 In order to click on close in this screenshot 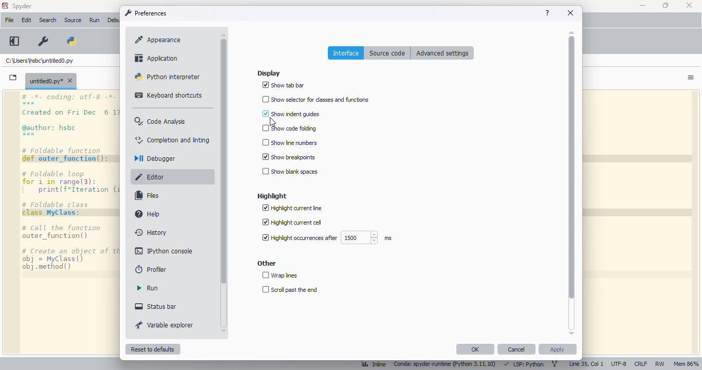, I will do `click(570, 13)`.